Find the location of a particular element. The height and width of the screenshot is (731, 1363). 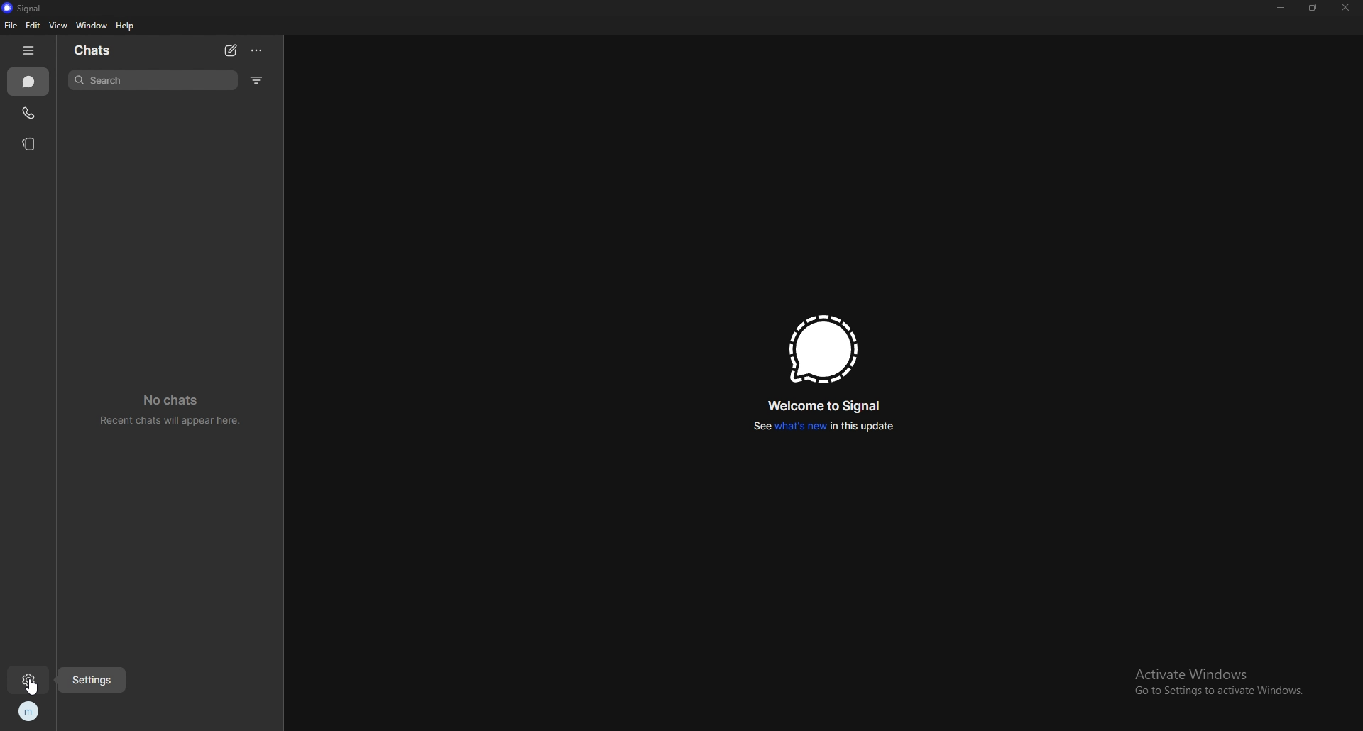

stories is located at coordinates (32, 144).